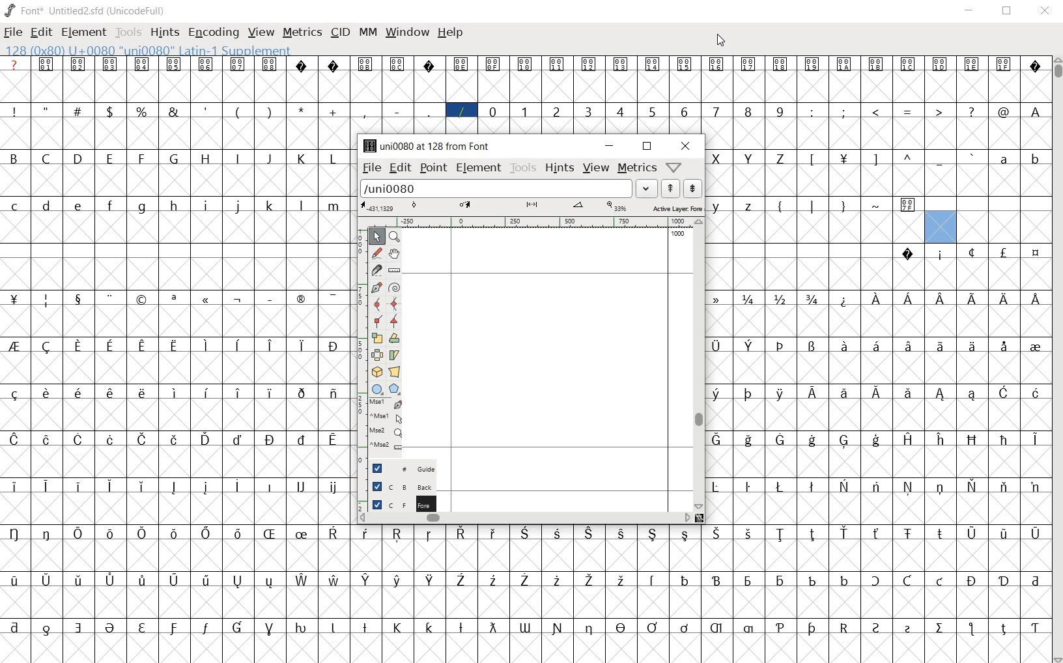 The width and height of the screenshot is (1063, 663). What do you see at coordinates (908, 298) in the screenshot?
I see `glyph` at bounding box center [908, 298].